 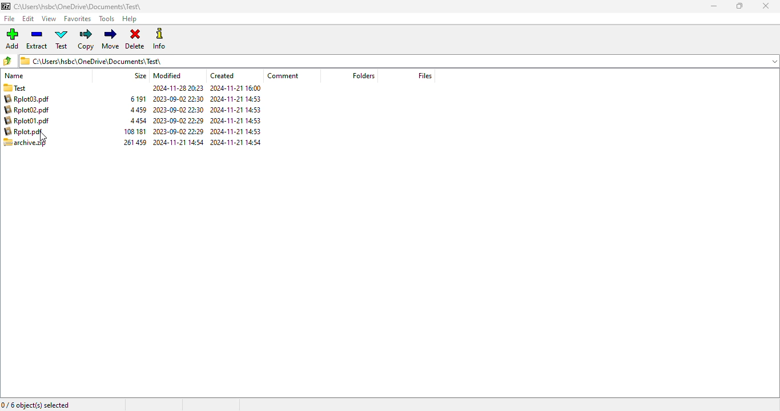 I want to click on current folder, so click(x=78, y=6).